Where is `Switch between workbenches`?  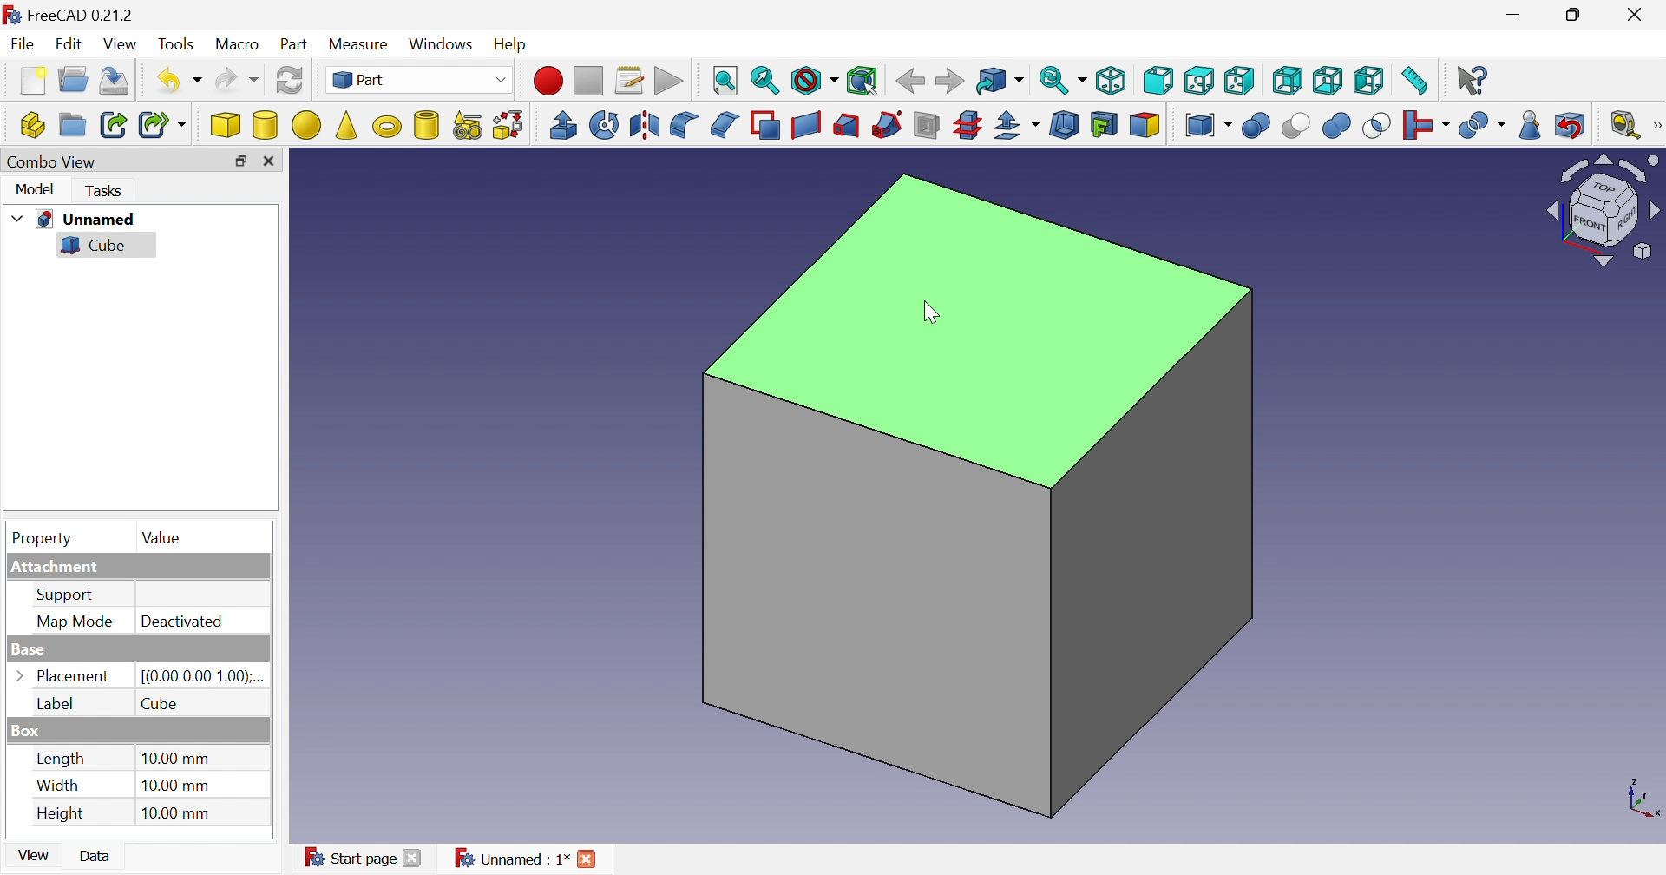
Switch between workbenches is located at coordinates (422, 80).